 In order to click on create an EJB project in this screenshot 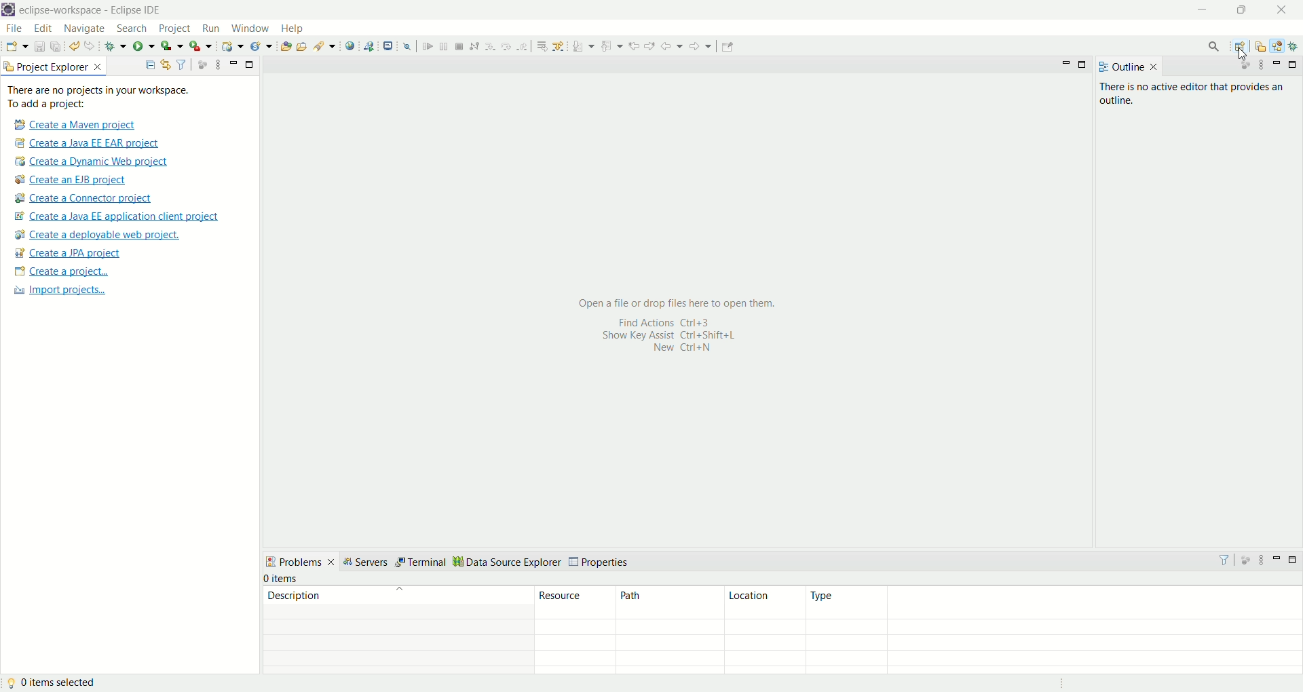, I will do `click(71, 180)`.